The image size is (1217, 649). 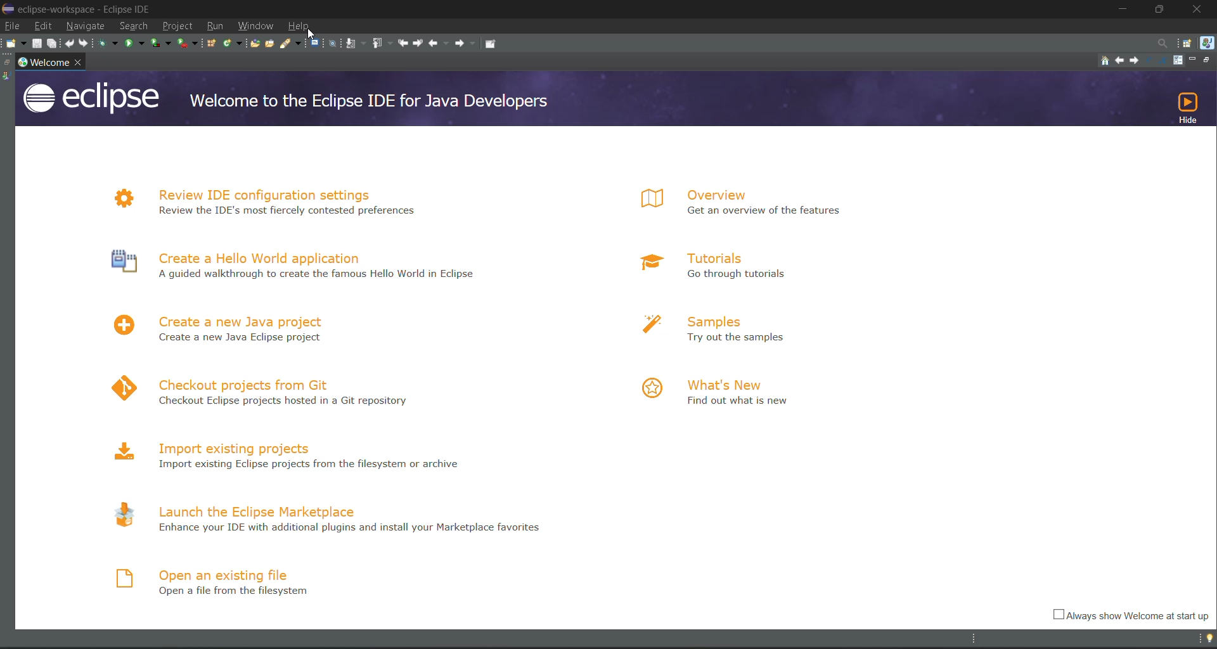 What do you see at coordinates (1209, 639) in the screenshot?
I see `tip of the day` at bounding box center [1209, 639].